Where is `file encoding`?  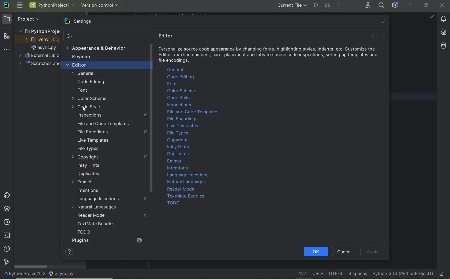 file encoding is located at coordinates (336, 274).